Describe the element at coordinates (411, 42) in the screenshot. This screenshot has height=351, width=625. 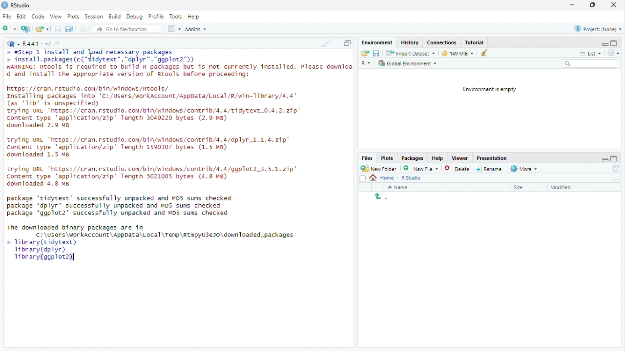
I see `History` at that location.